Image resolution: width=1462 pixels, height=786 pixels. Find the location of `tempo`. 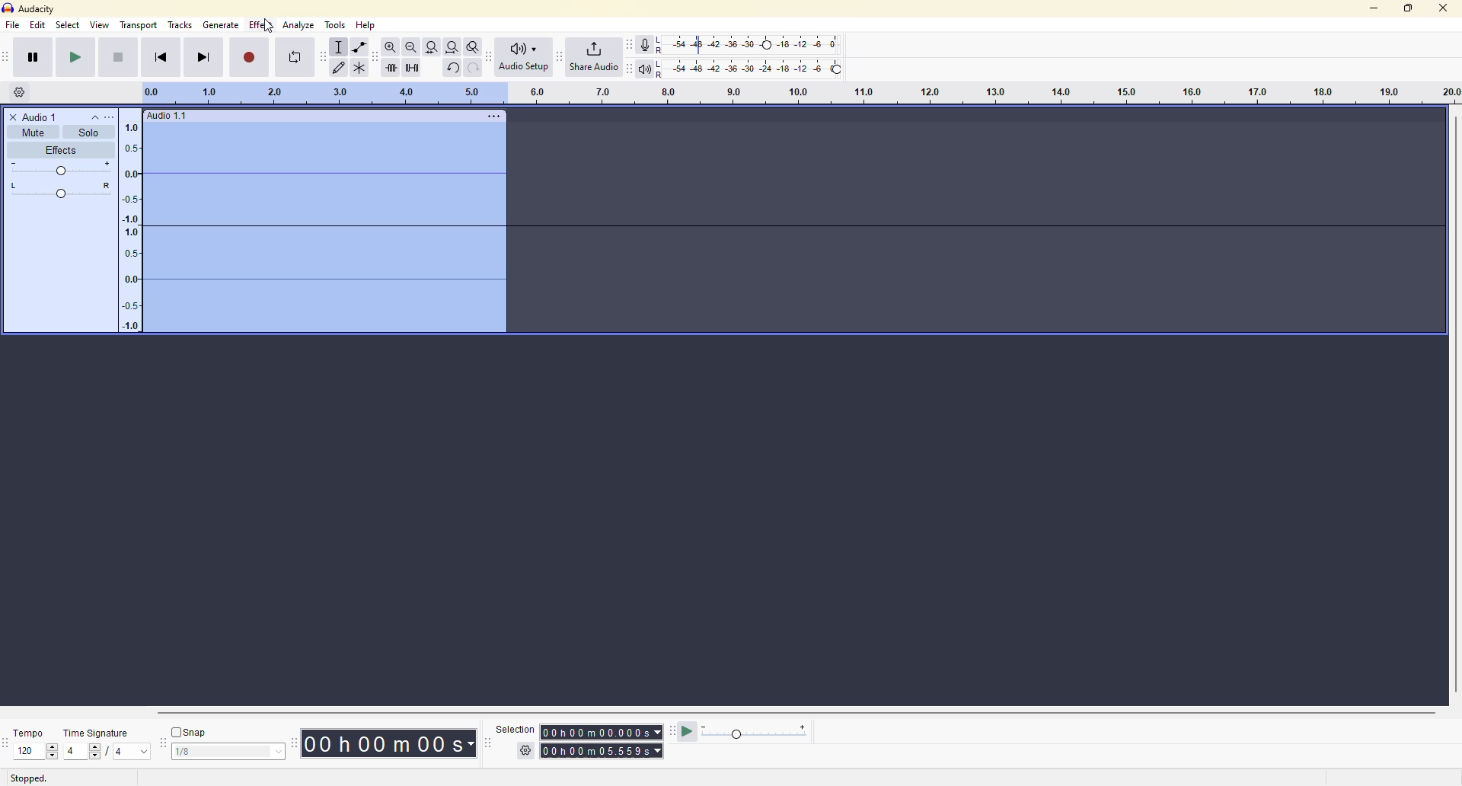

tempo is located at coordinates (32, 732).